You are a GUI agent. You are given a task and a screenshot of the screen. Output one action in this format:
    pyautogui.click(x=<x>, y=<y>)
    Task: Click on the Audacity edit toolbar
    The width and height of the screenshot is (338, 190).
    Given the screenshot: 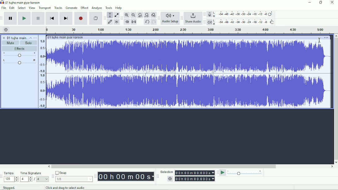 What is the action you would take?
    pyautogui.click(x=121, y=18)
    